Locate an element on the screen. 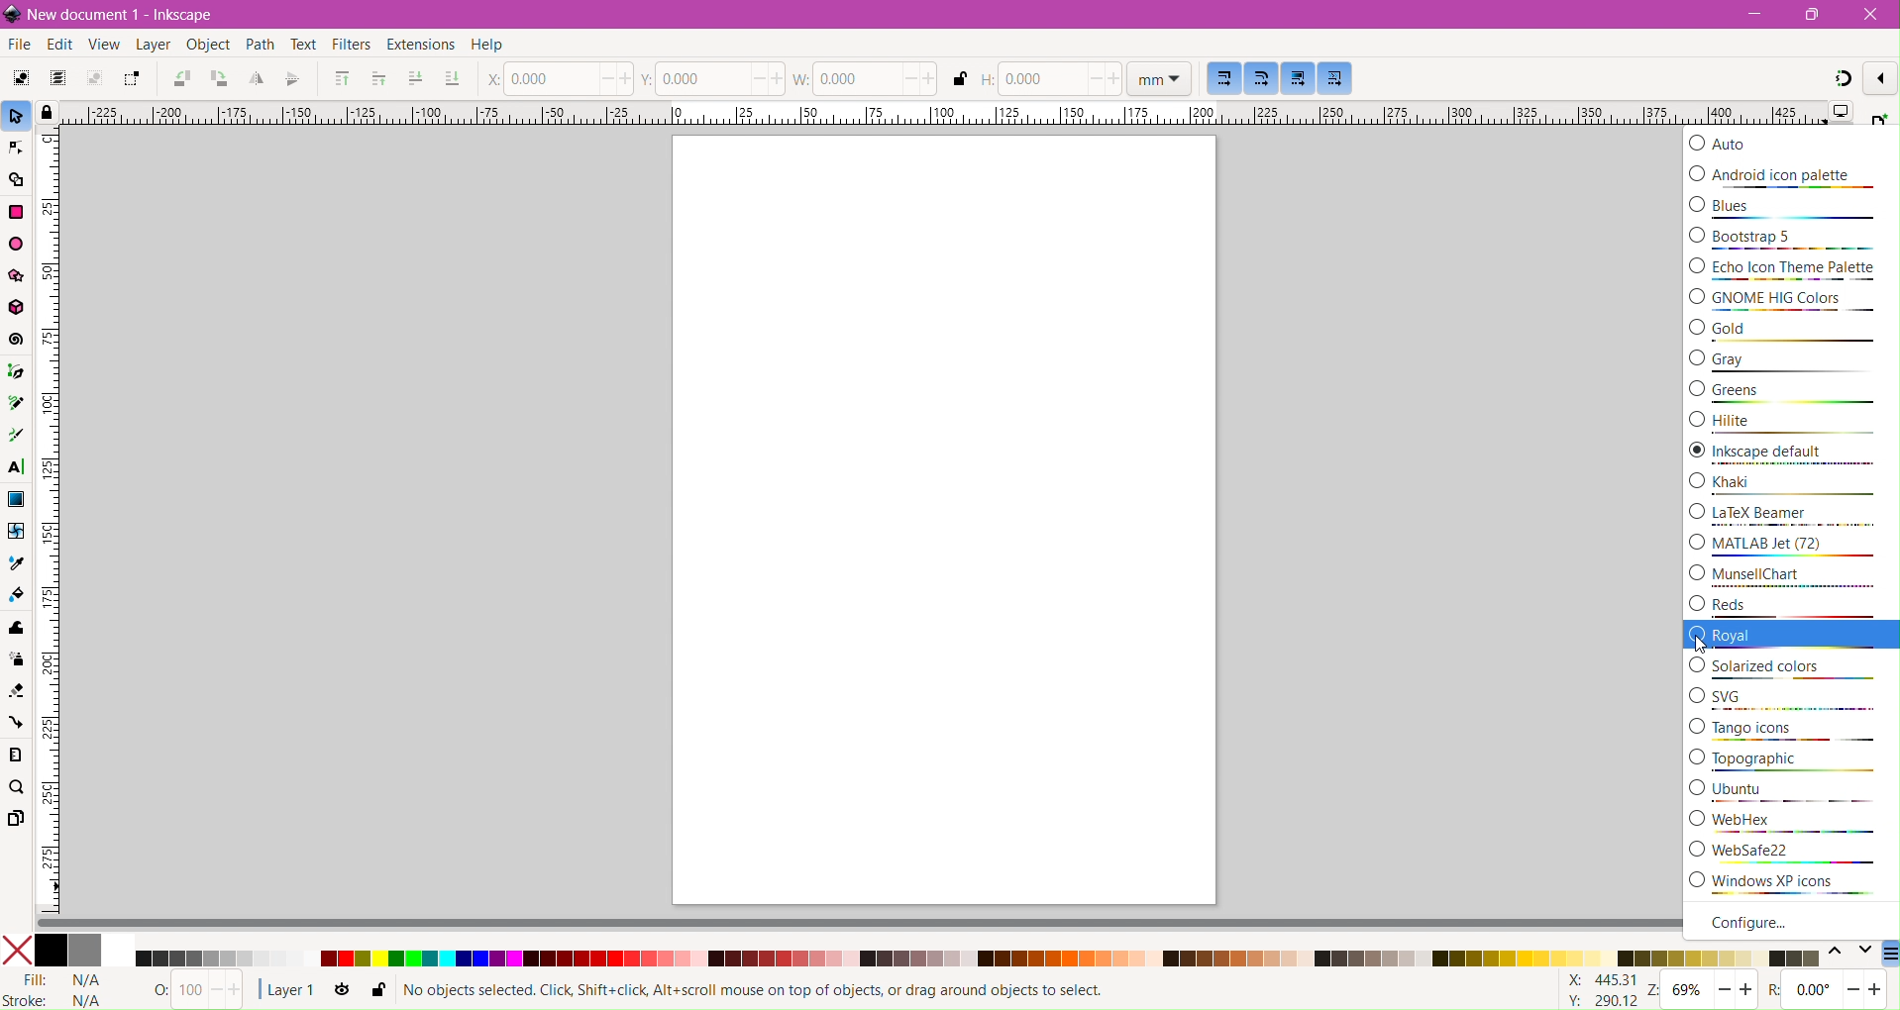 This screenshot has width=1900, height=1010. Tango Icons is located at coordinates (1791, 729).